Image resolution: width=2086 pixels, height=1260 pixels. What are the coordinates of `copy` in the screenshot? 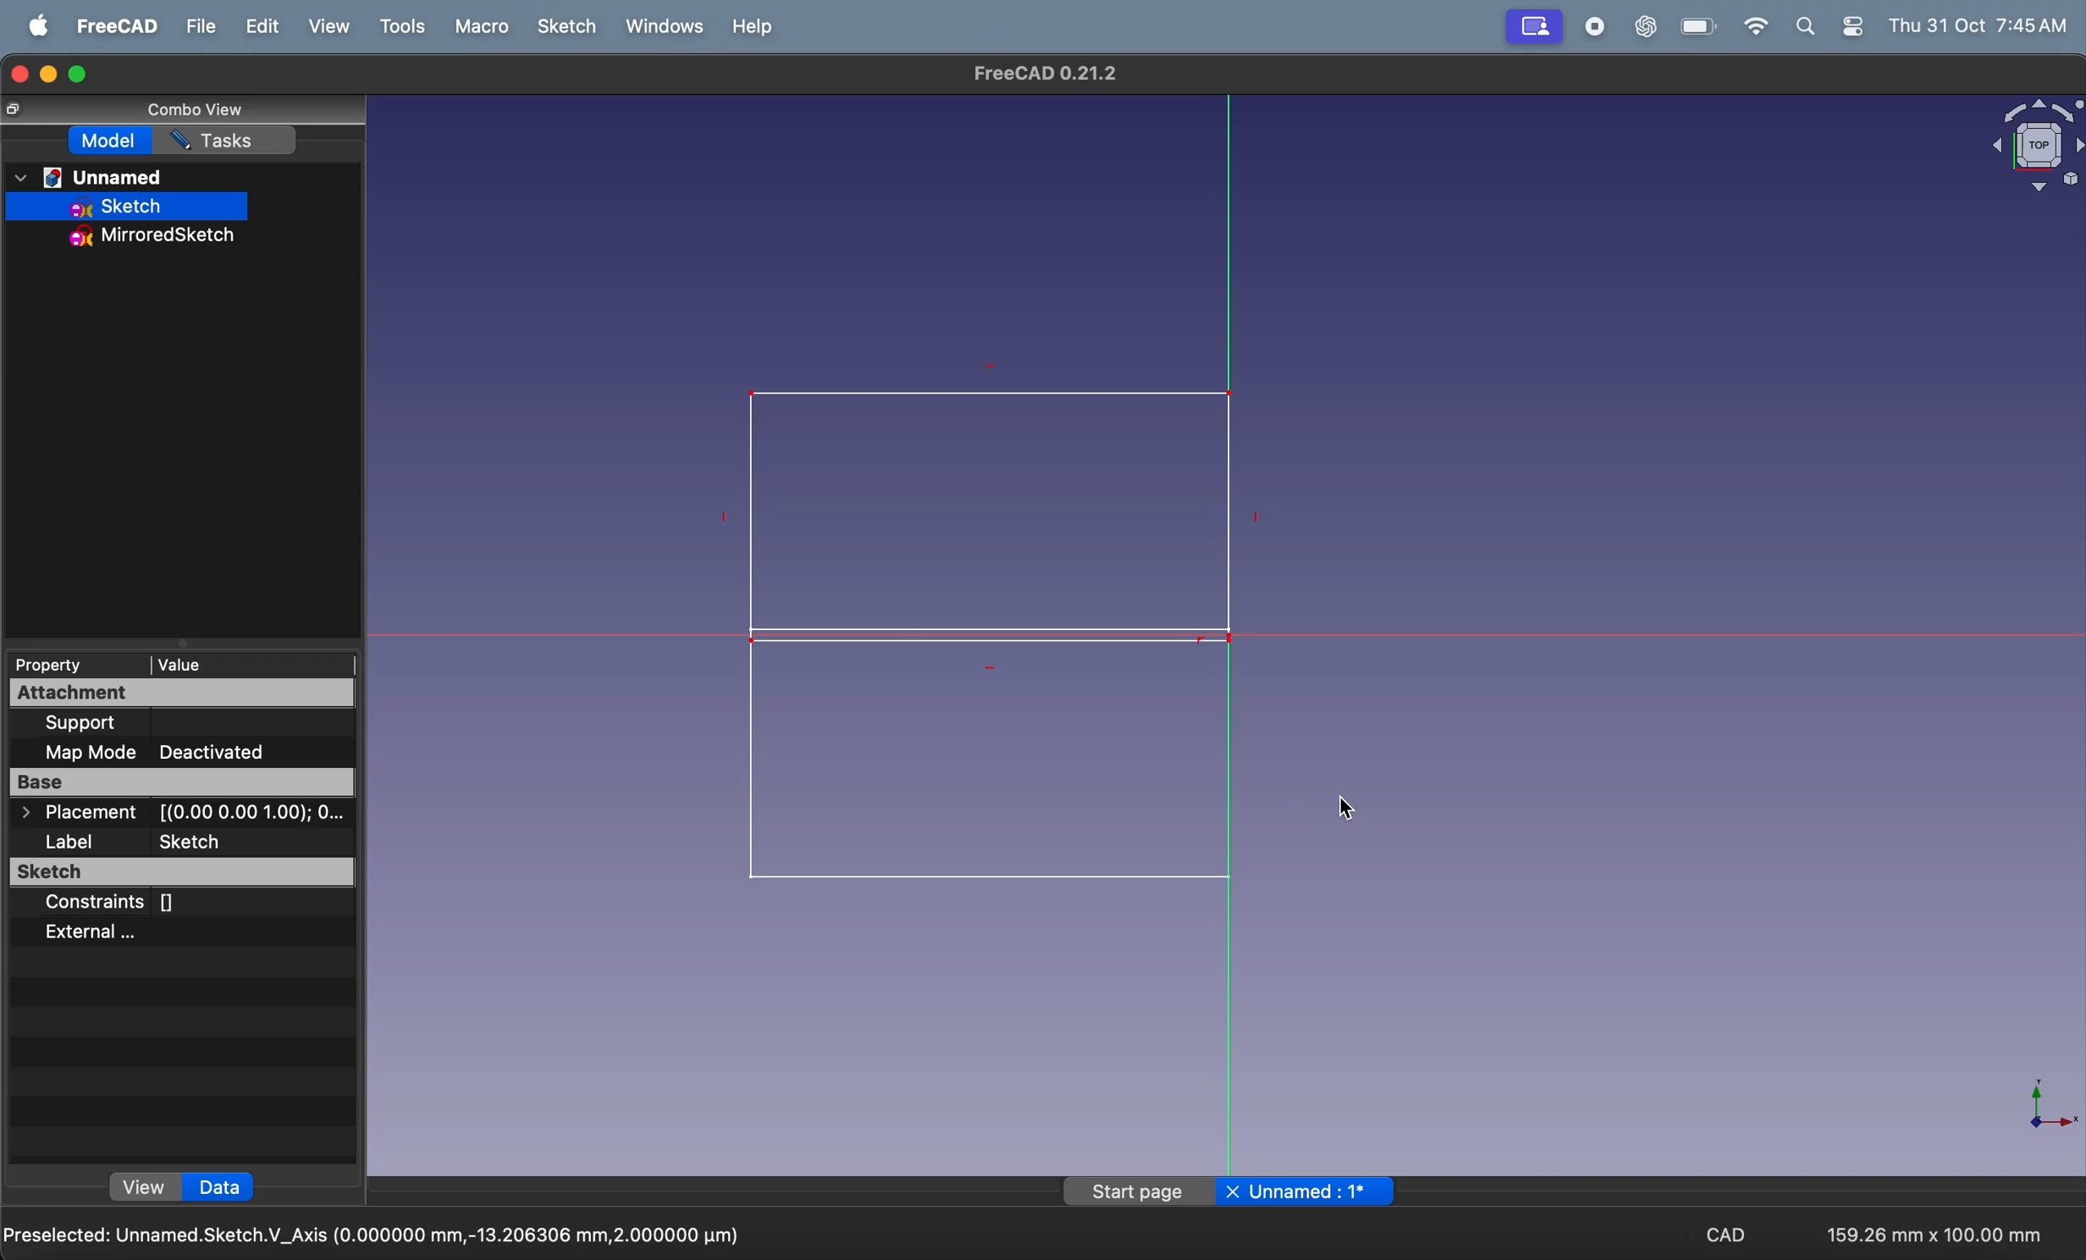 It's located at (20, 111).